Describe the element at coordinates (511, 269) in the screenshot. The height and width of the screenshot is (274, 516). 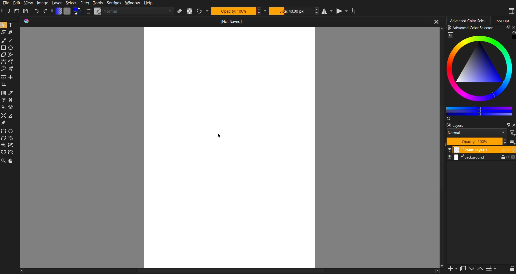
I see `Delete` at that location.